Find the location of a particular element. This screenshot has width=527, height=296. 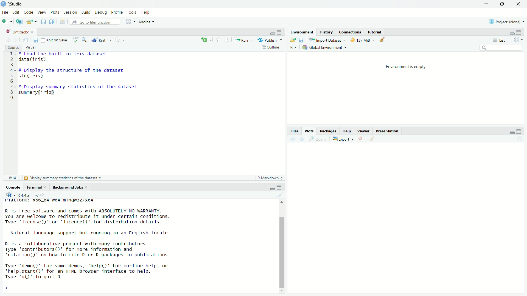

Console is located at coordinates (13, 187).